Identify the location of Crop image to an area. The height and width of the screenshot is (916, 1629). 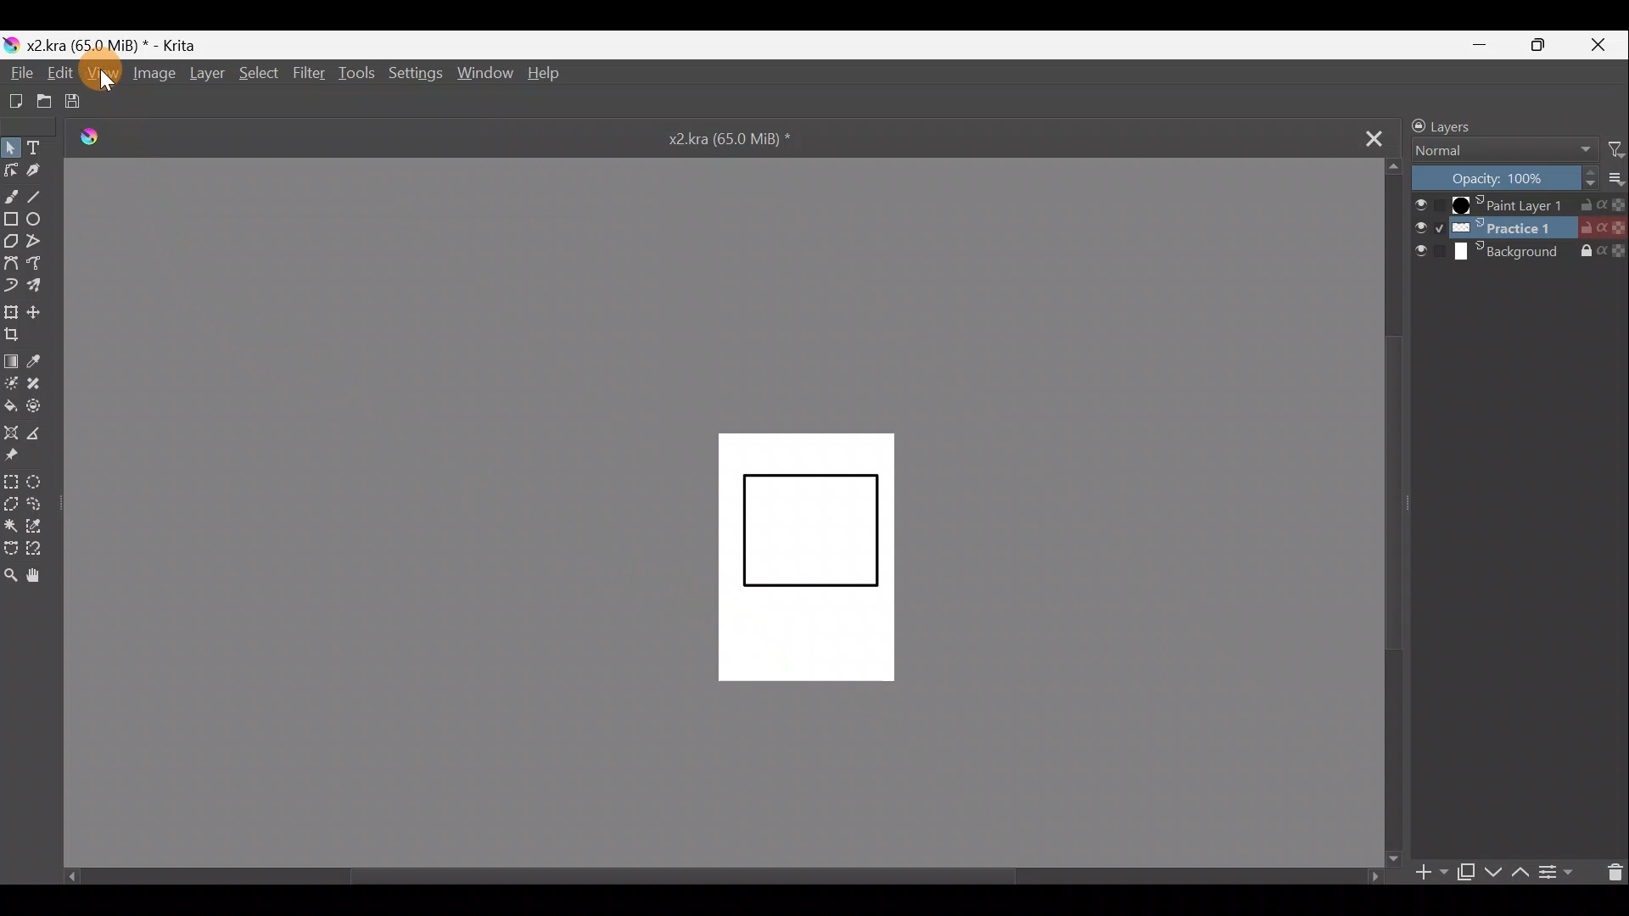
(17, 338).